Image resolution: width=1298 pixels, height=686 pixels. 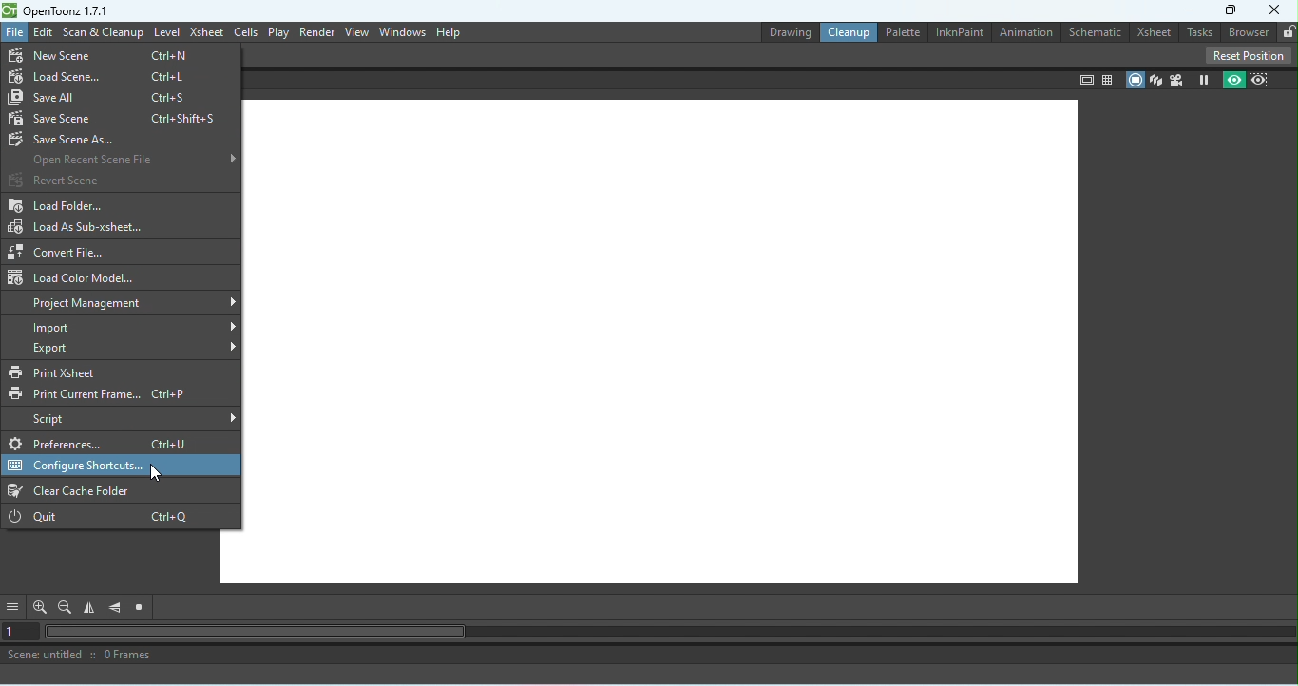 What do you see at coordinates (1288, 30) in the screenshot?
I see `Lock rooms tab` at bounding box center [1288, 30].